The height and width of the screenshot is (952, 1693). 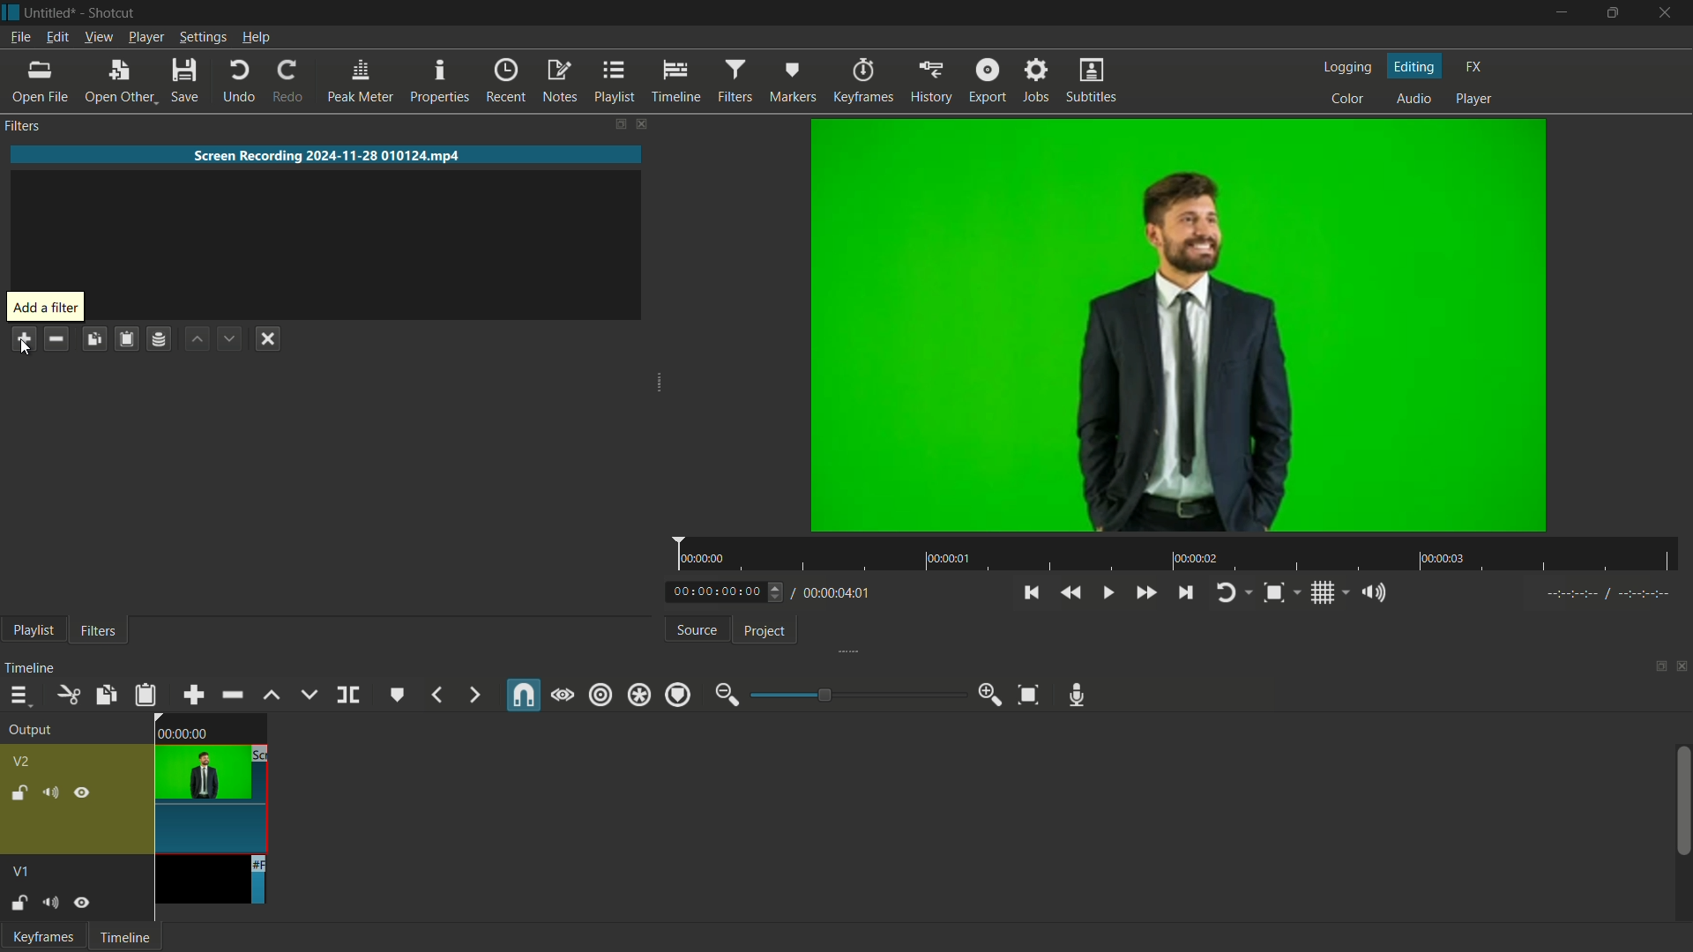 What do you see at coordinates (1226, 593) in the screenshot?
I see `toggle player looping` at bounding box center [1226, 593].